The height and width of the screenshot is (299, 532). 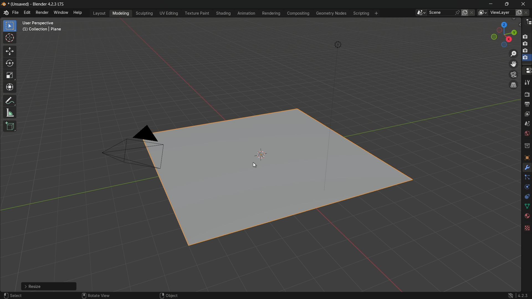 I want to click on constraints, so click(x=527, y=196).